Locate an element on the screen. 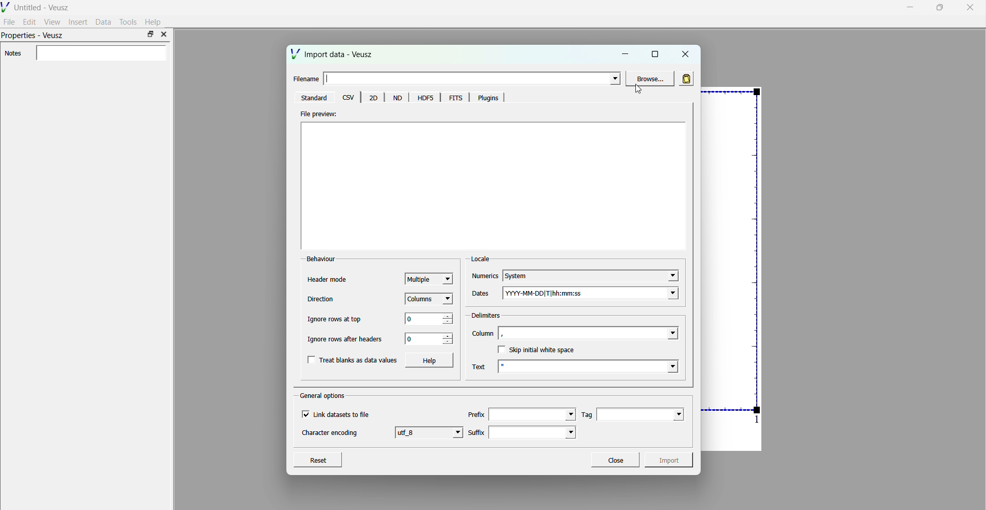 This screenshot has width=986, height=510. General options. is located at coordinates (324, 396).